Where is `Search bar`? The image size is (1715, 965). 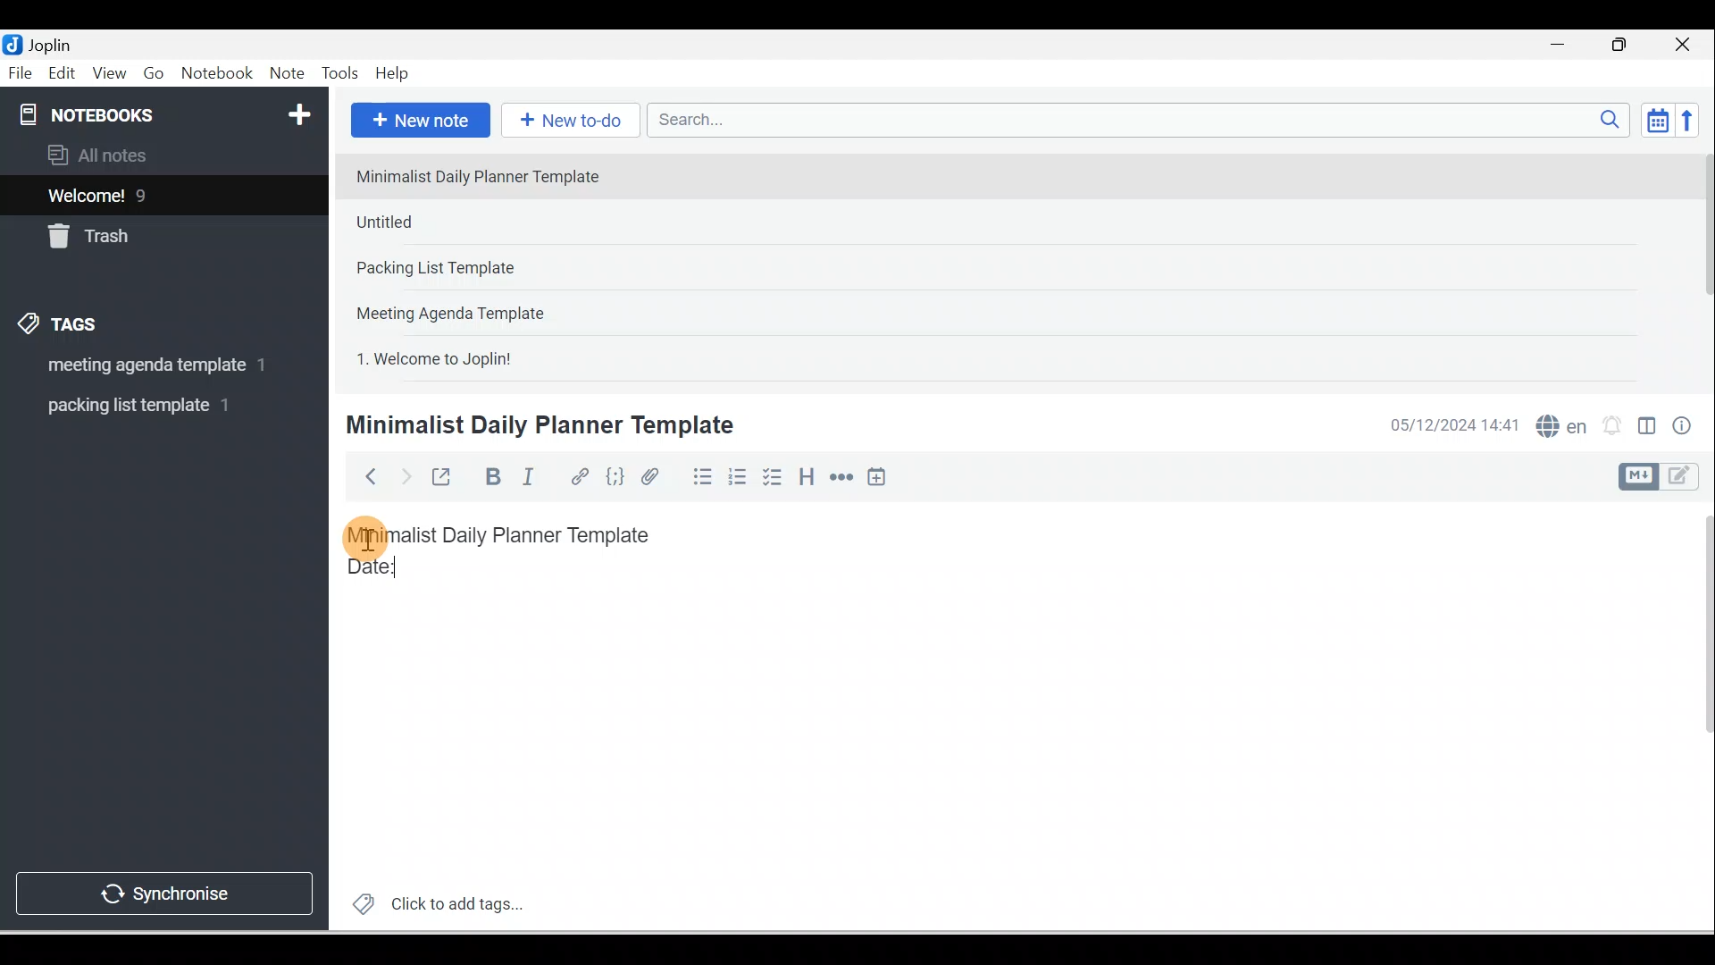 Search bar is located at coordinates (1144, 120).